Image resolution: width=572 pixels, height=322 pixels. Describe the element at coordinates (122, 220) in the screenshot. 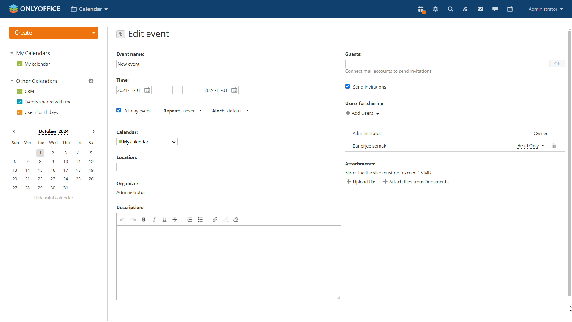

I see `undo` at that location.